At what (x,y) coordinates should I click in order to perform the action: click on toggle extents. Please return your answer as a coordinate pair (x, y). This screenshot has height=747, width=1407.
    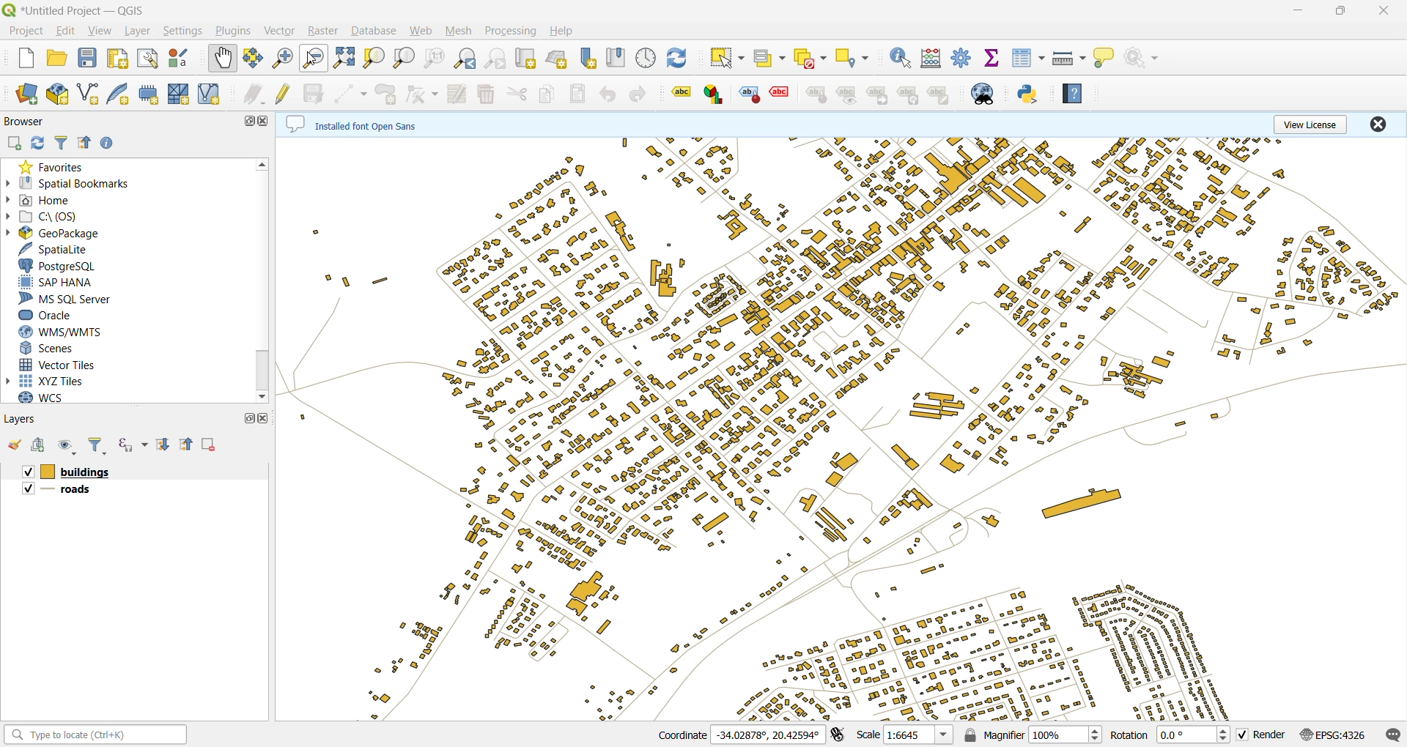
    Looking at the image, I should click on (839, 735).